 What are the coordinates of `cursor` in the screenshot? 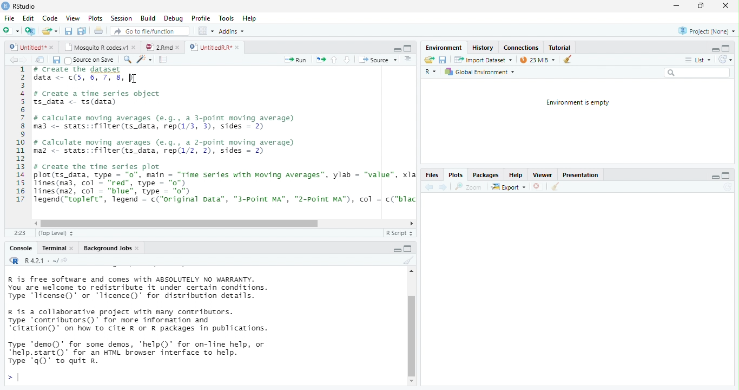 It's located at (135, 79).